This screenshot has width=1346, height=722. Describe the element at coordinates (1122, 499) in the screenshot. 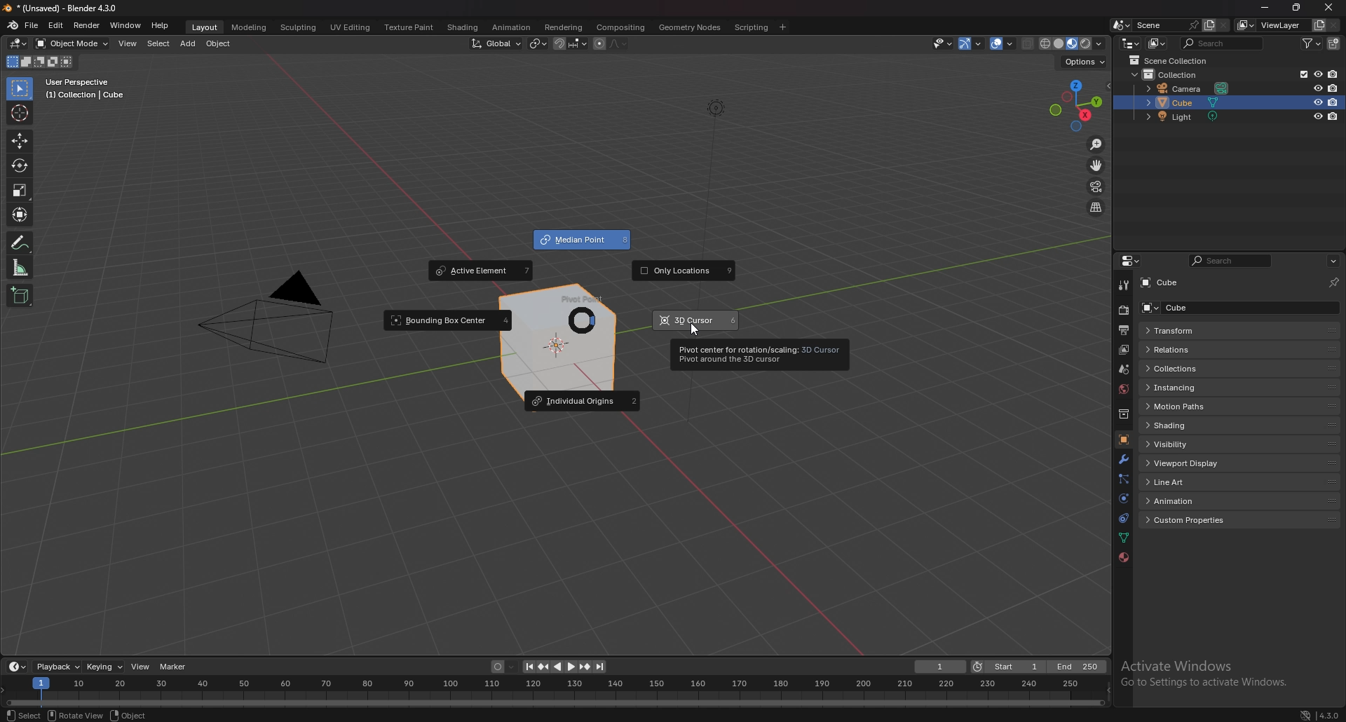

I see `physics` at that location.